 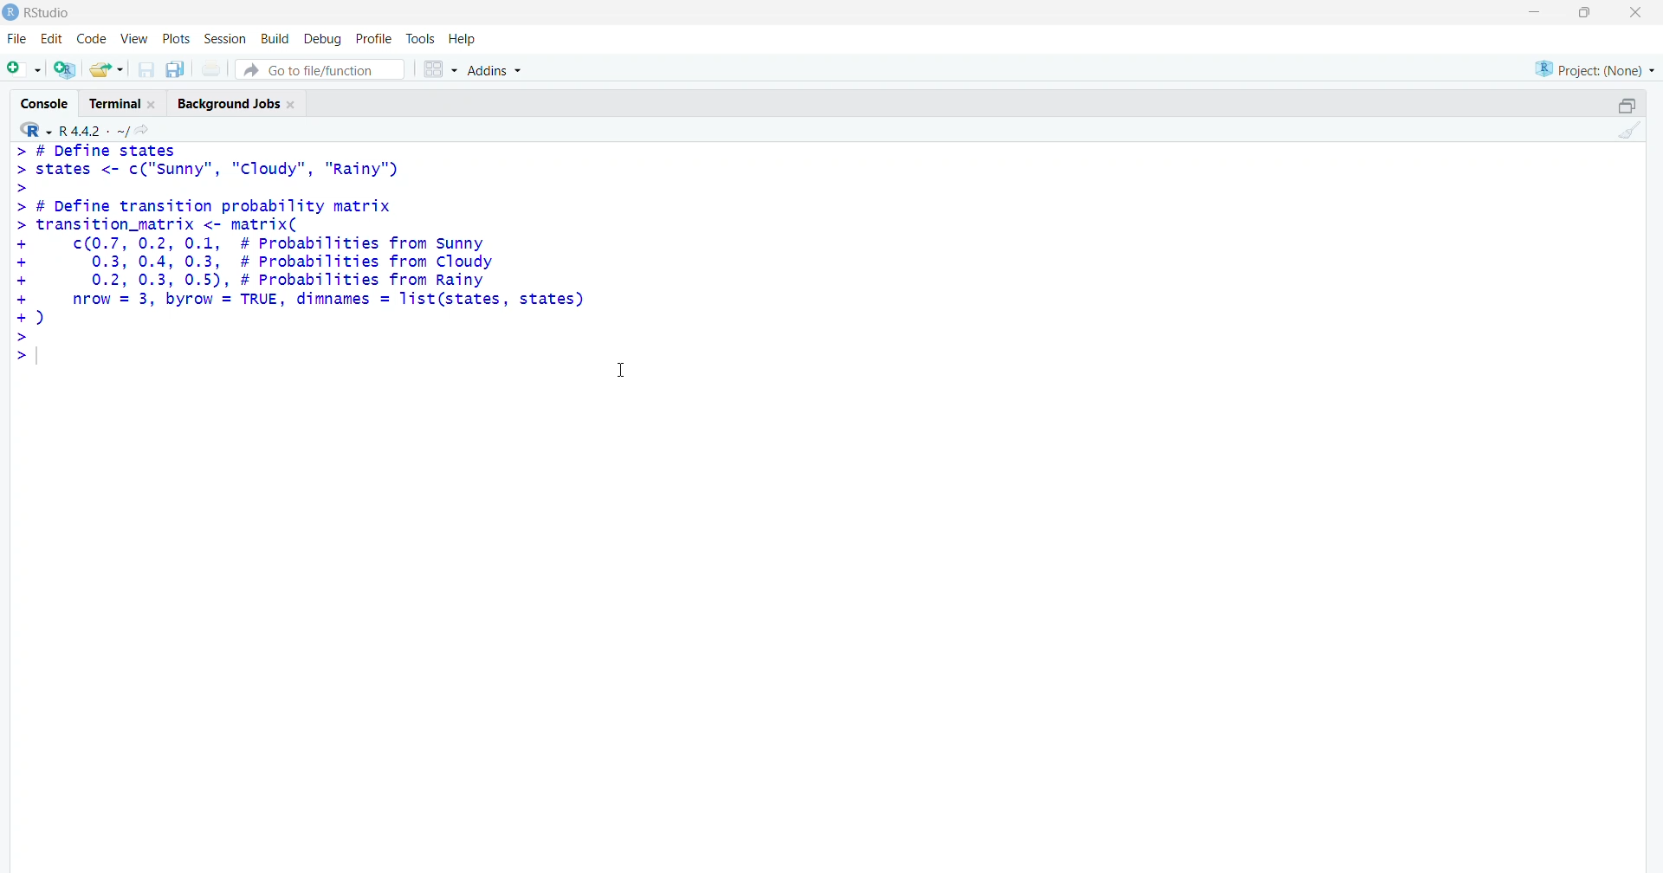 What do you see at coordinates (147, 130) in the screenshot?
I see `view the current working directory` at bounding box center [147, 130].